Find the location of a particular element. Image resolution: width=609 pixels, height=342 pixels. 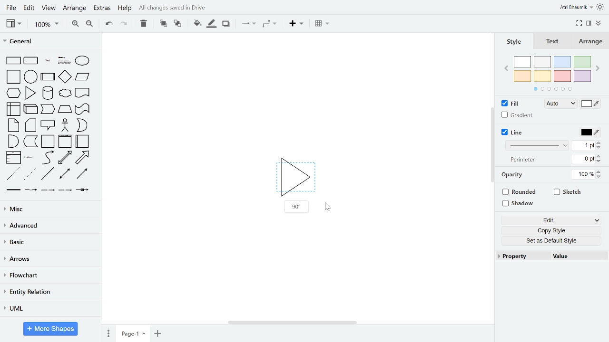

set as default style is located at coordinates (552, 241).